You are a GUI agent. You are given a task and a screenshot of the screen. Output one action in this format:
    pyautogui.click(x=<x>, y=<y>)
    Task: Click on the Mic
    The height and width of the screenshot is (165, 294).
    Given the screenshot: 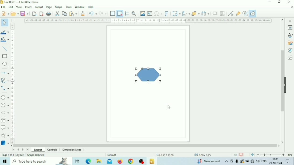 What is the action you would take?
    pyautogui.click(x=237, y=161)
    